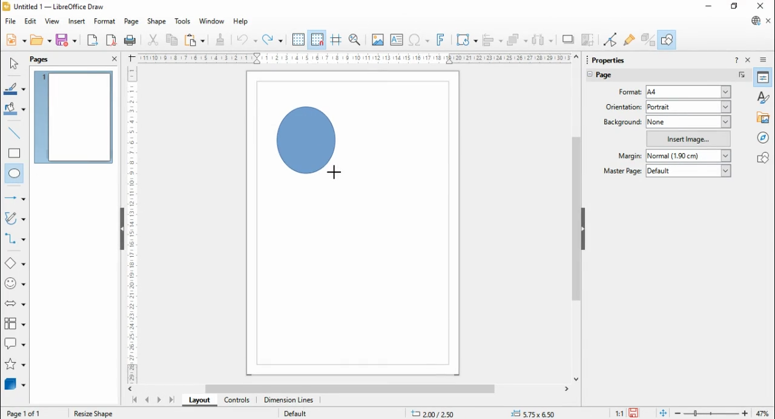 This screenshot has width=775, height=419. I want to click on callout shapes, so click(16, 345).